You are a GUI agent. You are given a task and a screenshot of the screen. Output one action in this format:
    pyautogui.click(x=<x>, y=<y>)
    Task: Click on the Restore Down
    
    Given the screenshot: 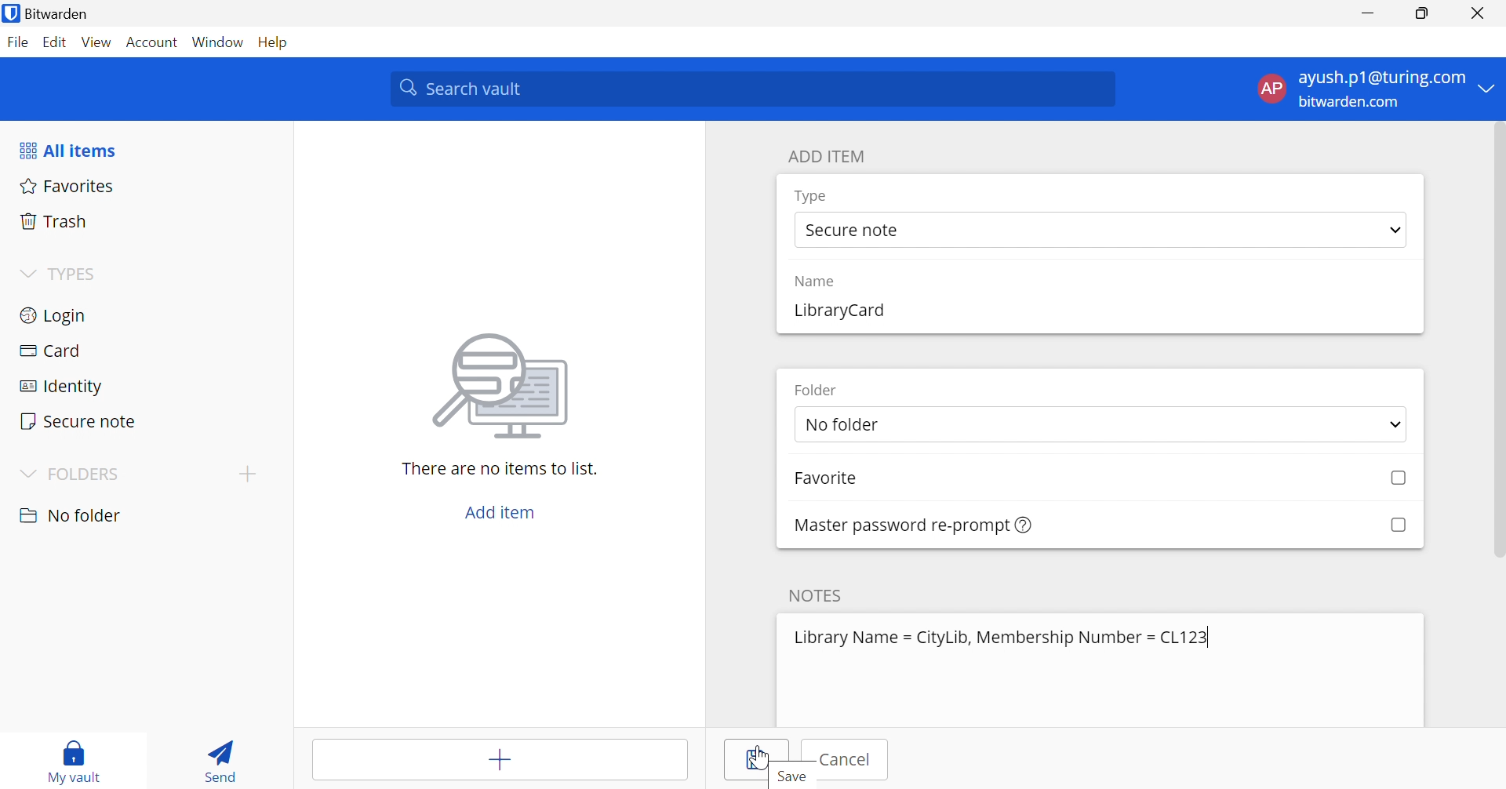 What is the action you would take?
    pyautogui.click(x=1423, y=11)
    